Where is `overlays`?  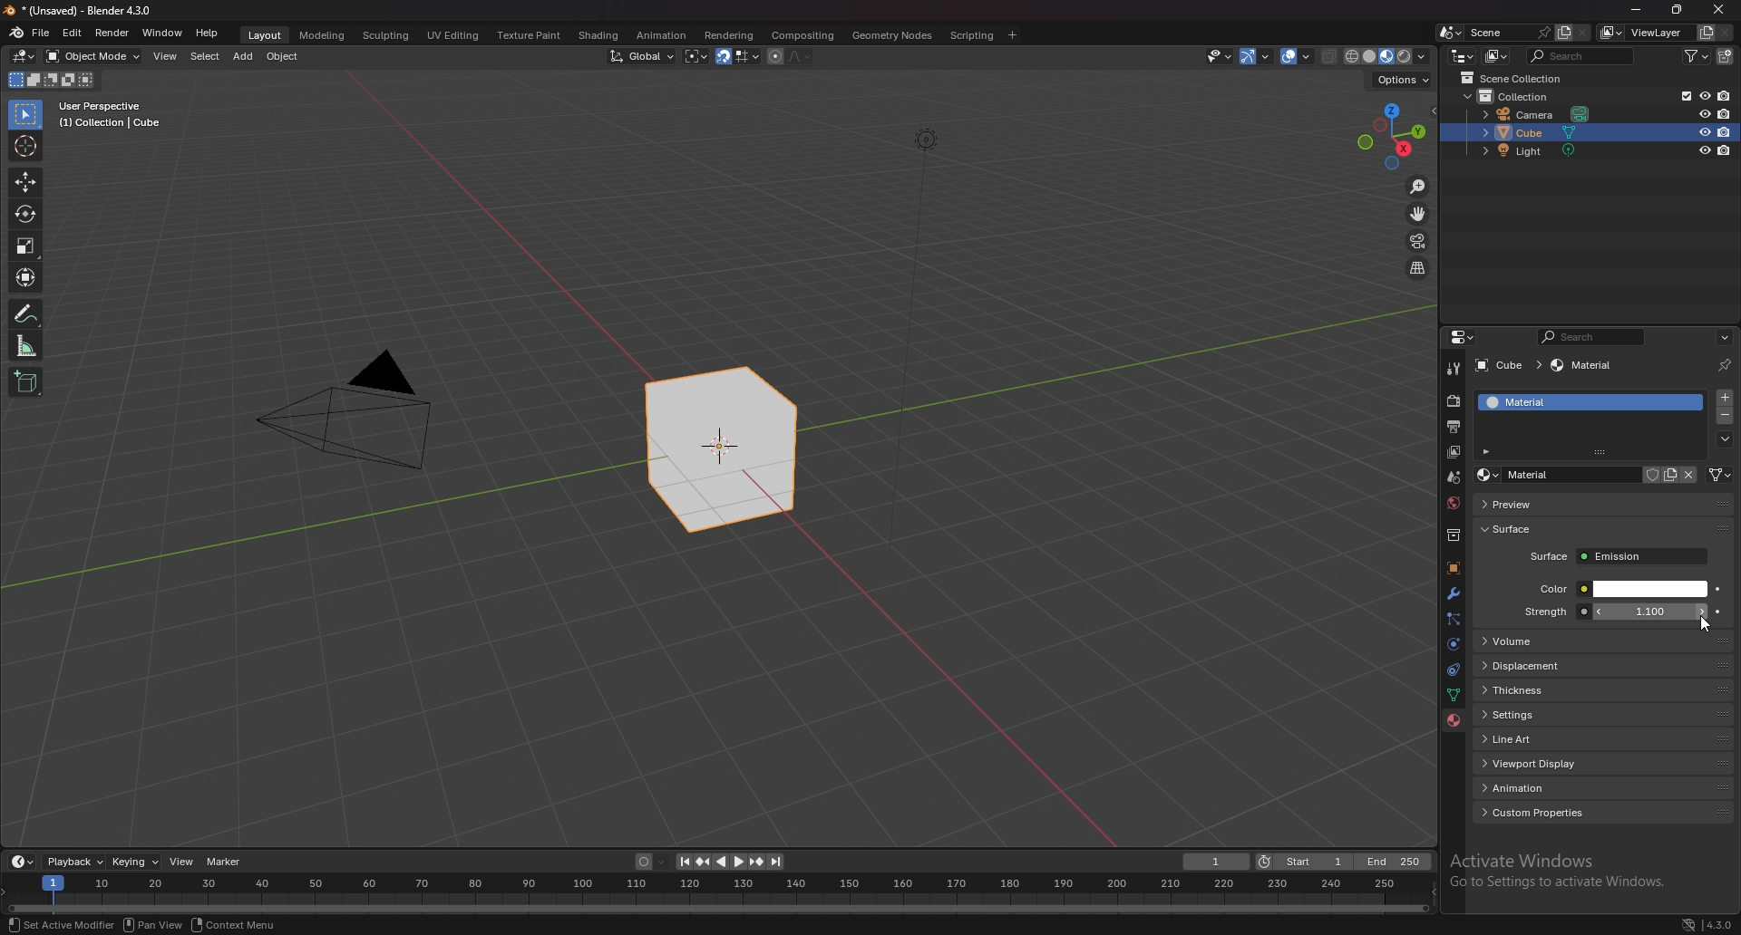 overlays is located at coordinates (1298, 57).